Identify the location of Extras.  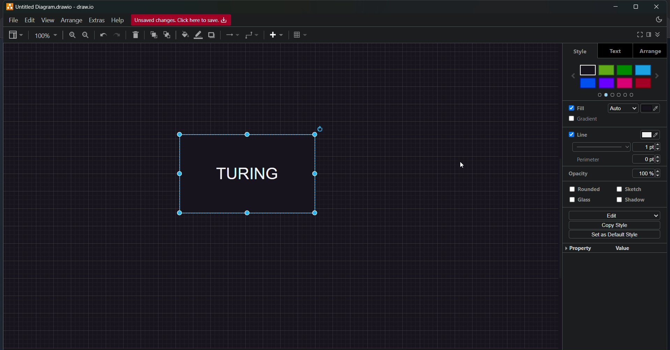
(98, 19).